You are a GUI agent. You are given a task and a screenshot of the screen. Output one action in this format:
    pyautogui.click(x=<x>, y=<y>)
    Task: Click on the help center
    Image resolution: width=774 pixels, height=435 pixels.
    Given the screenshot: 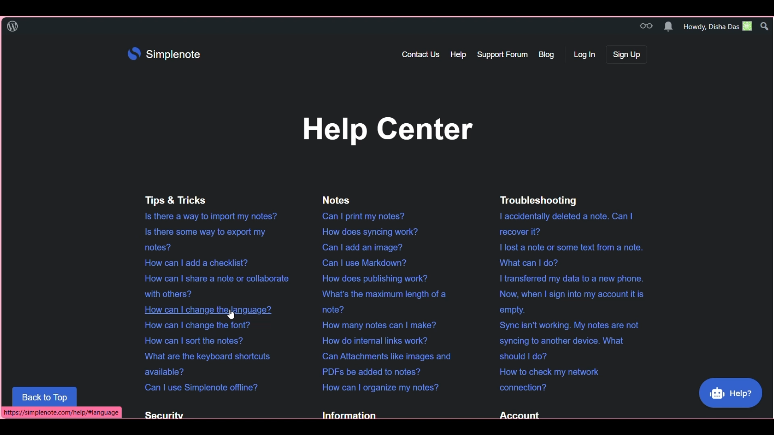 What is the action you would take?
    pyautogui.click(x=386, y=130)
    